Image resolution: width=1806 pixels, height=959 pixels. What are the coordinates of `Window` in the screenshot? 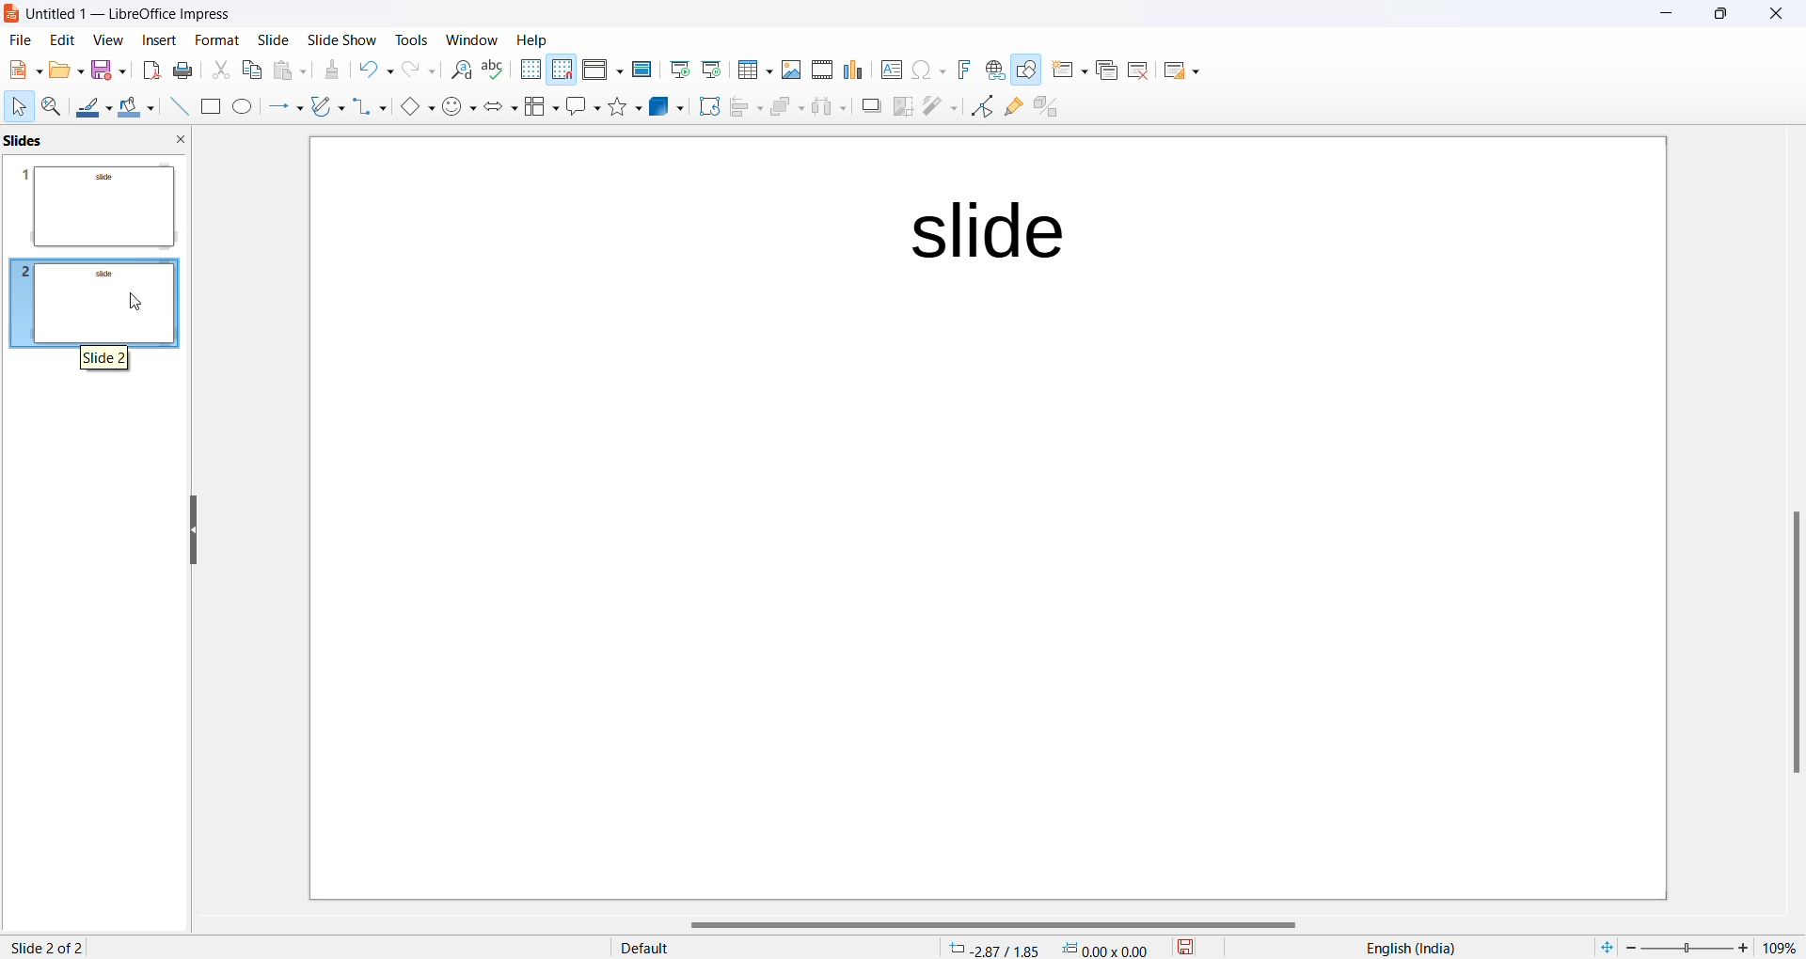 It's located at (467, 38).